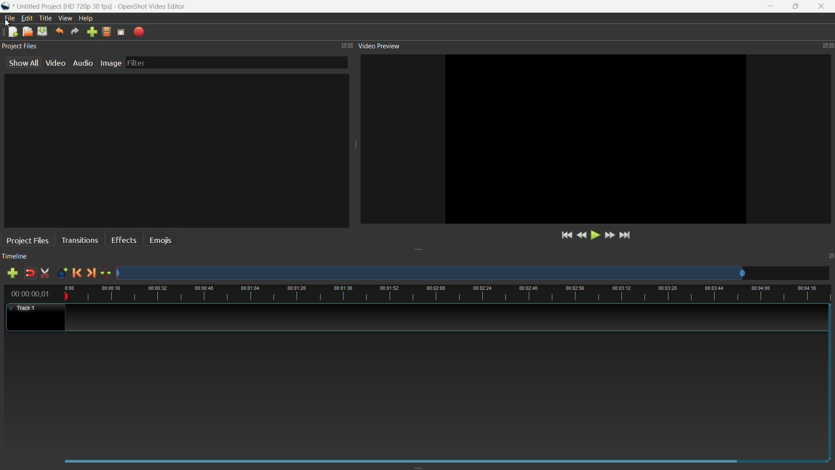 The image size is (835, 470). What do you see at coordinates (236, 62) in the screenshot?
I see `filter` at bounding box center [236, 62].